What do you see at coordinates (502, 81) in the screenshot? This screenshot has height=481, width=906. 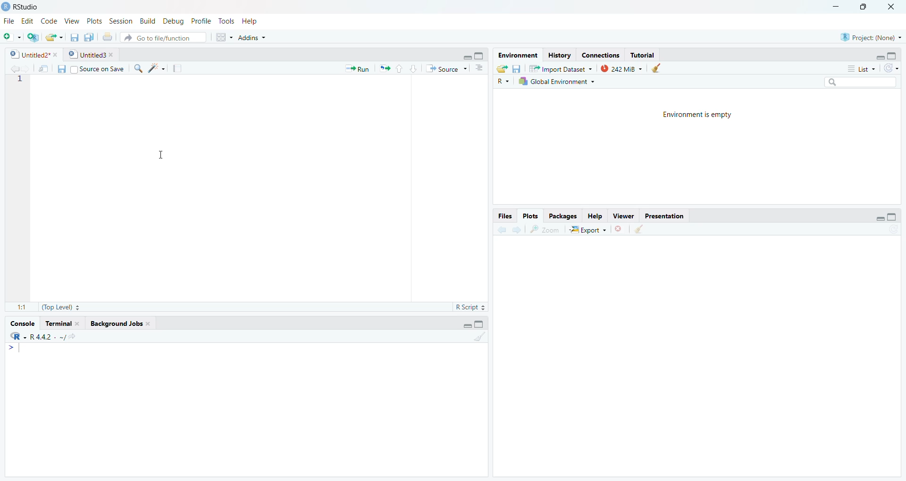 I see `R` at bounding box center [502, 81].